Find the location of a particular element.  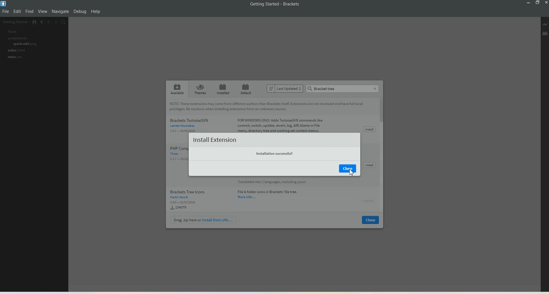

Install from URL is located at coordinates (204, 220).